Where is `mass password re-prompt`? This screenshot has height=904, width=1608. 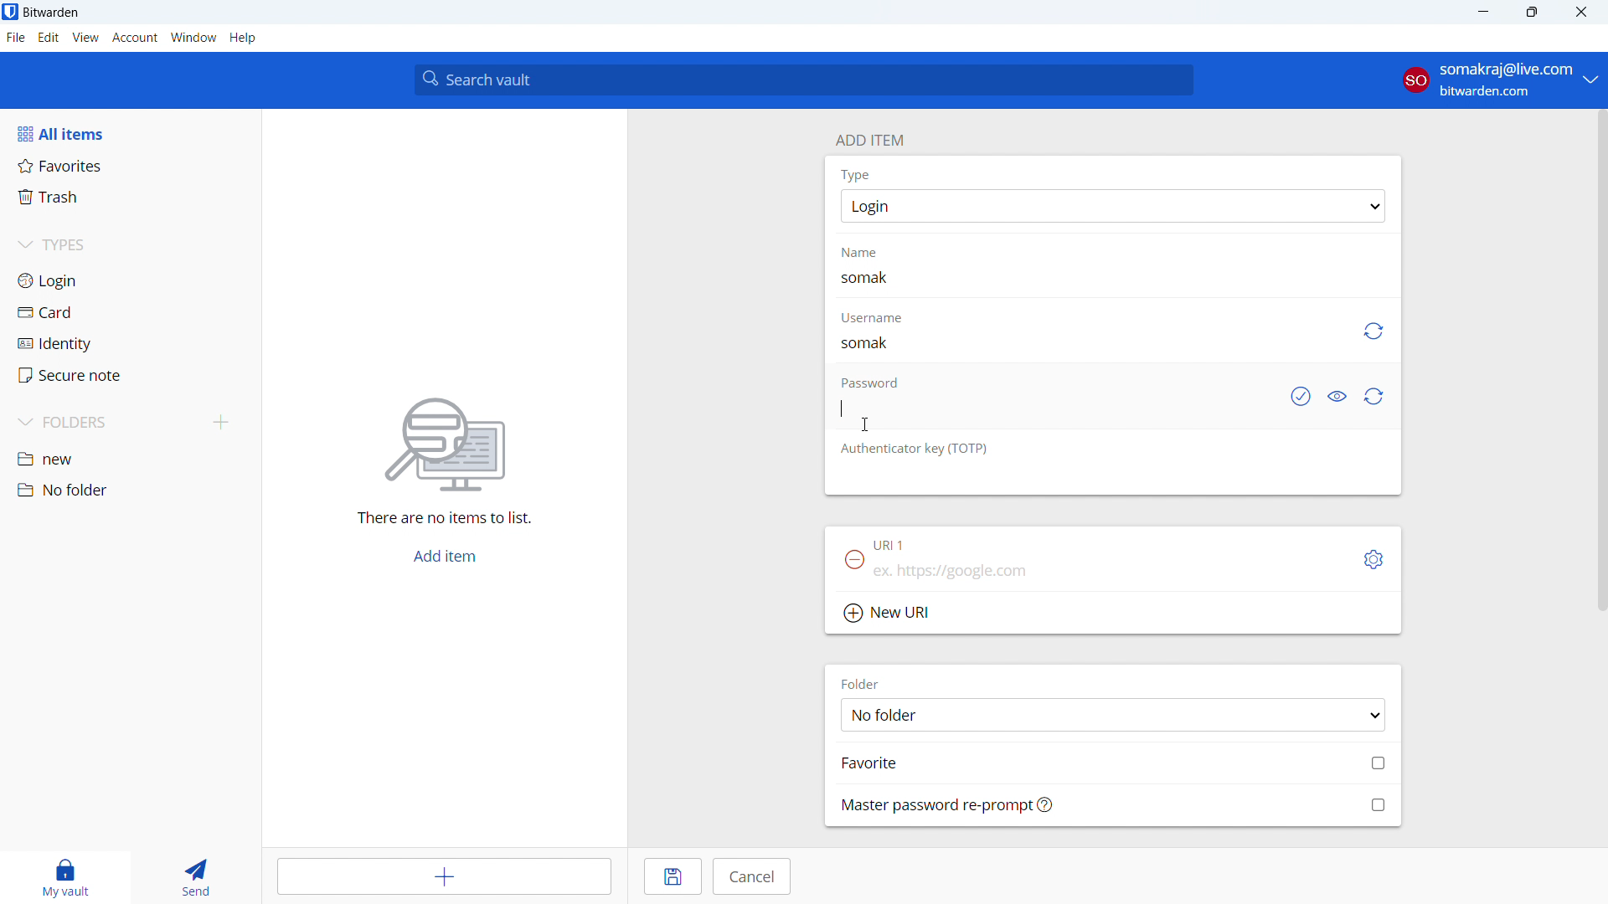
mass password re-prompt is located at coordinates (1114, 804).